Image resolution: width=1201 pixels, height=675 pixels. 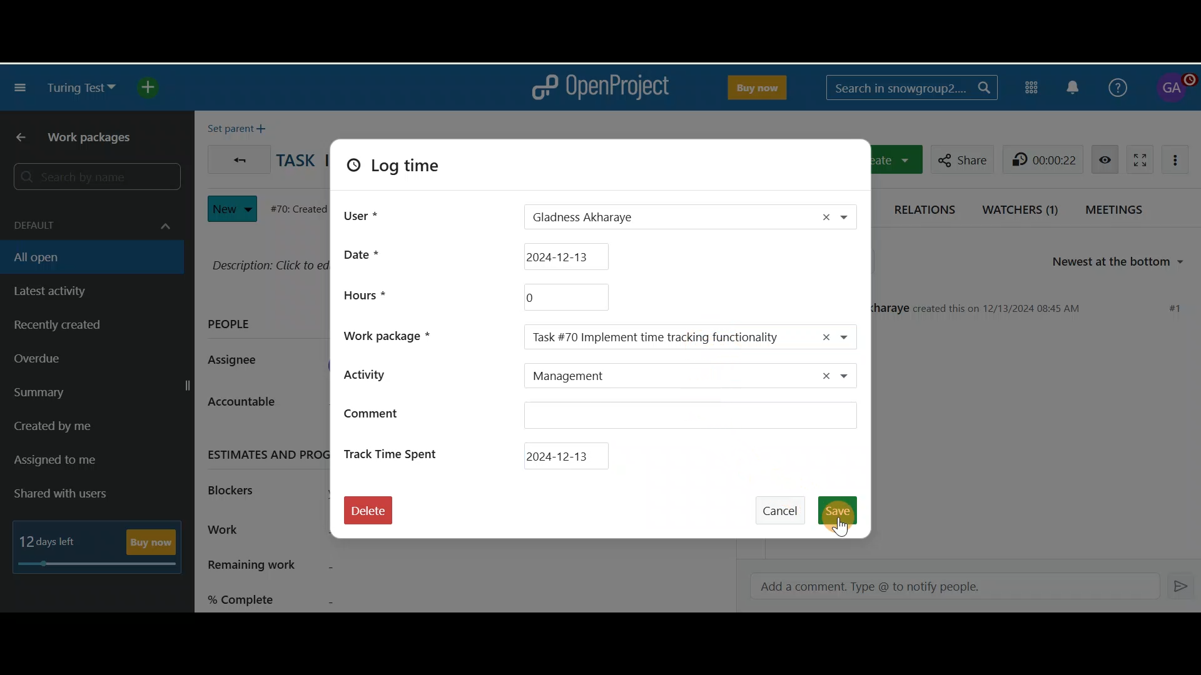 What do you see at coordinates (73, 462) in the screenshot?
I see `Assigned to me` at bounding box center [73, 462].